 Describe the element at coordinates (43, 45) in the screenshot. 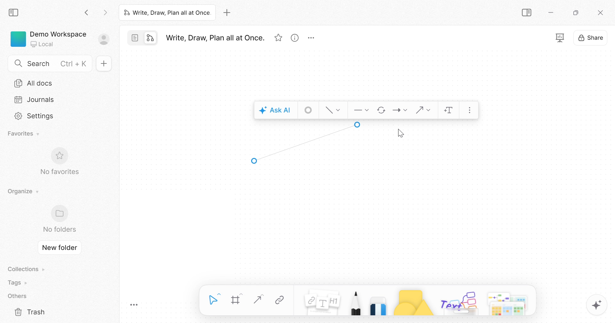

I see `Local` at that location.